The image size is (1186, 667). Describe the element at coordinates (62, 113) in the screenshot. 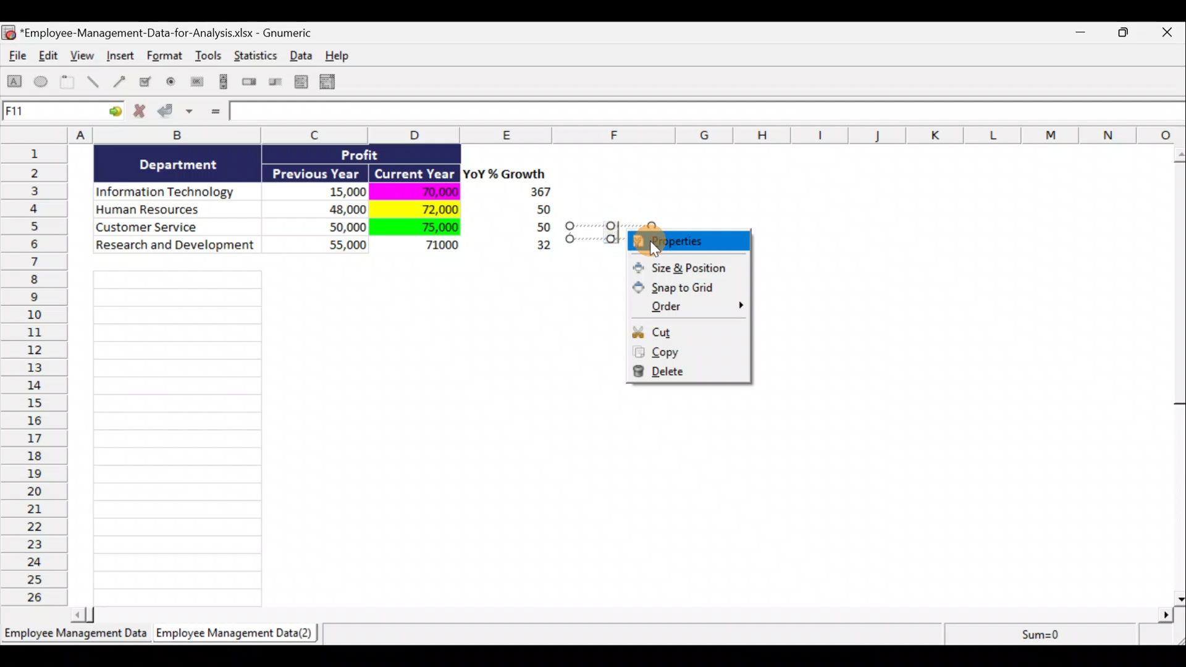

I see `Cell allocation` at that location.